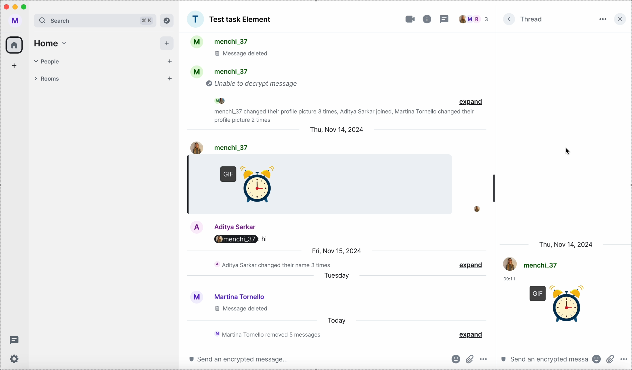  What do you see at coordinates (167, 43) in the screenshot?
I see `add` at bounding box center [167, 43].